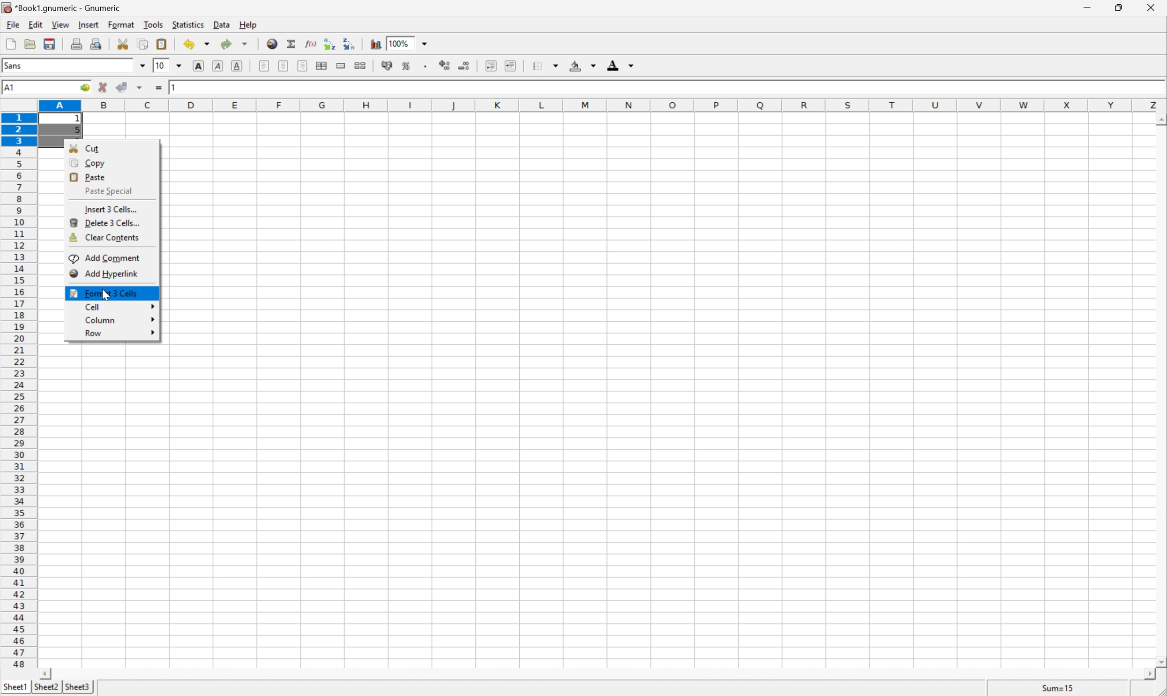  Describe the element at coordinates (1156, 8) in the screenshot. I see `close` at that location.